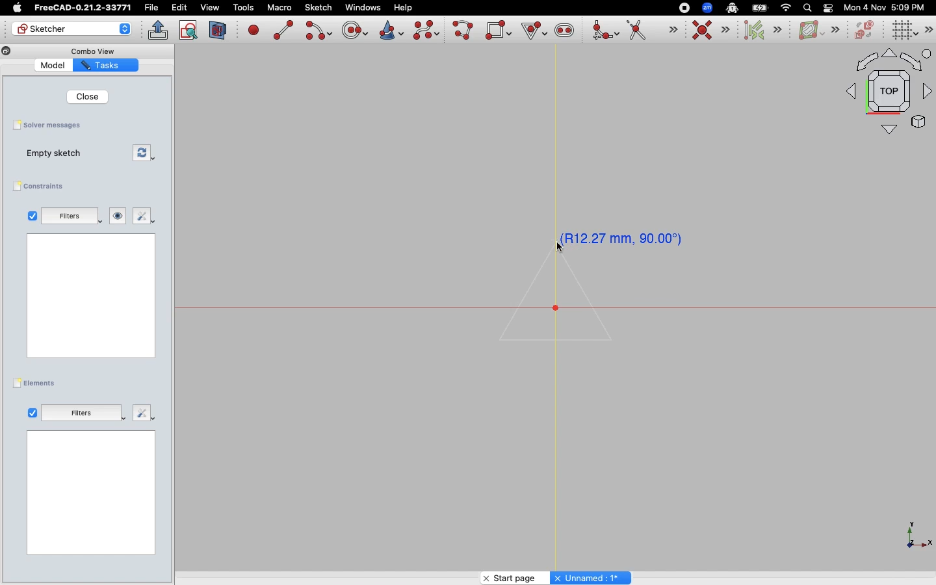 Image resolution: width=936 pixels, height=585 pixels. Describe the element at coordinates (16, 8) in the screenshot. I see `Apple Logo` at that location.